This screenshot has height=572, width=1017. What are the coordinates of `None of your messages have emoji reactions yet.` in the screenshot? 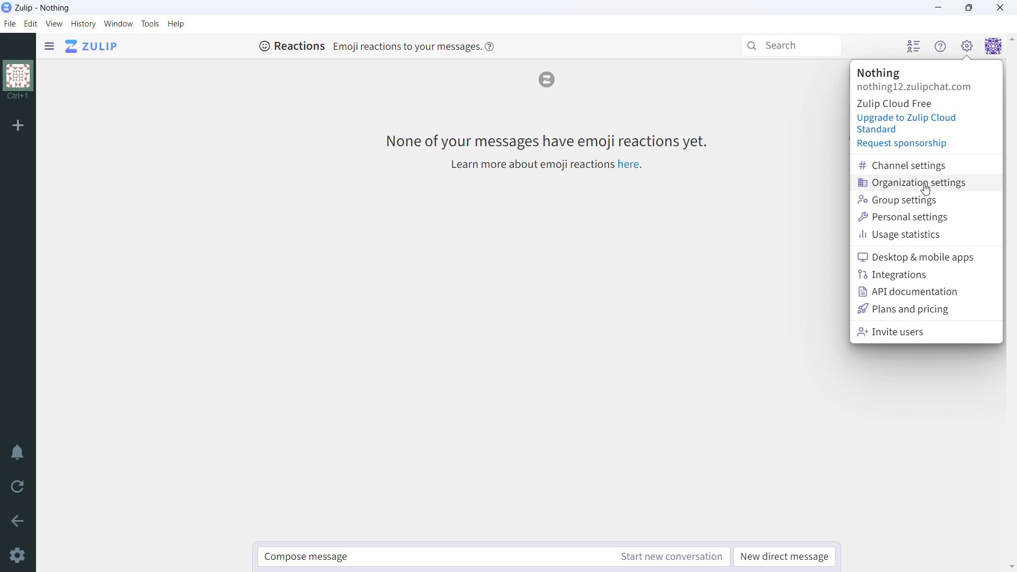 It's located at (545, 141).